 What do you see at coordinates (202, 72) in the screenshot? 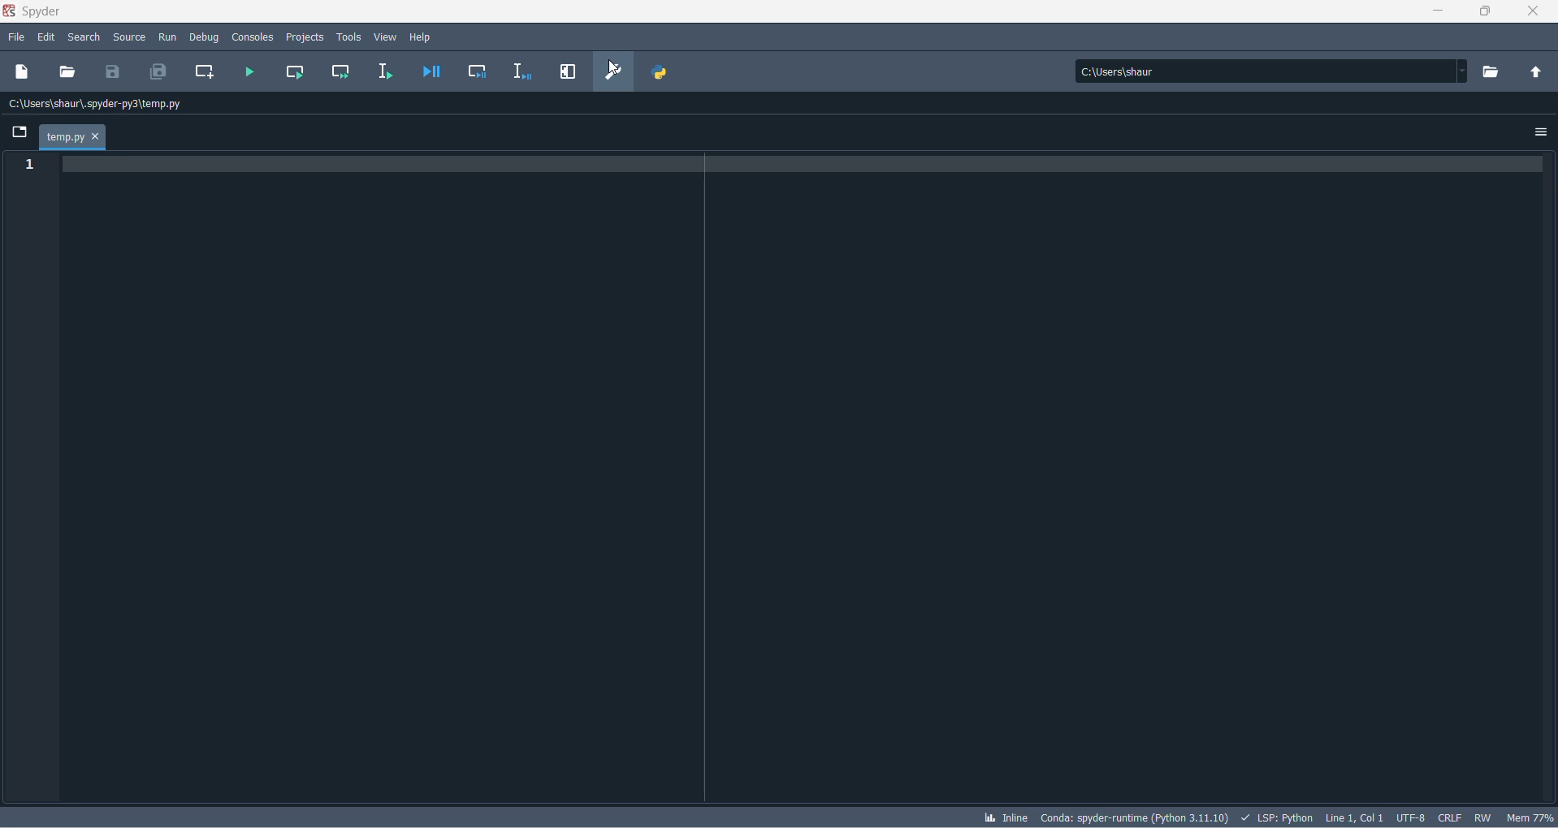
I see `create new cell` at bounding box center [202, 72].